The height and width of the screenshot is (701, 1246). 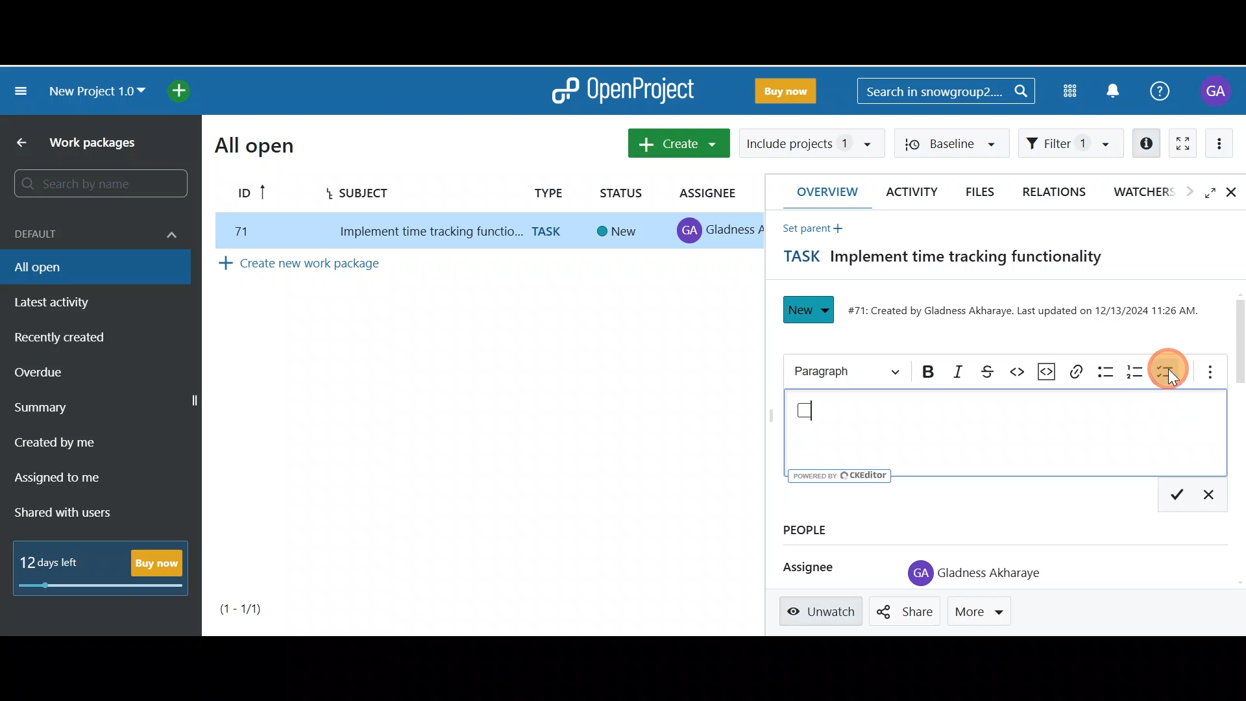 What do you see at coordinates (622, 190) in the screenshot?
I see `Status` at bounding box center [622, 190].